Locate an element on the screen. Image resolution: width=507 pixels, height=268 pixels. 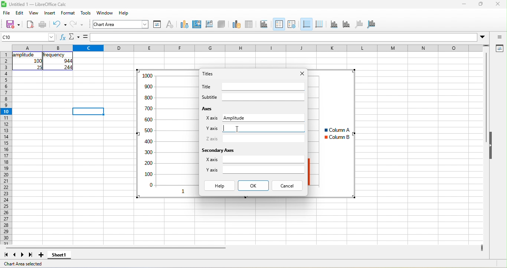
data range is located at coordinates (236, 24).